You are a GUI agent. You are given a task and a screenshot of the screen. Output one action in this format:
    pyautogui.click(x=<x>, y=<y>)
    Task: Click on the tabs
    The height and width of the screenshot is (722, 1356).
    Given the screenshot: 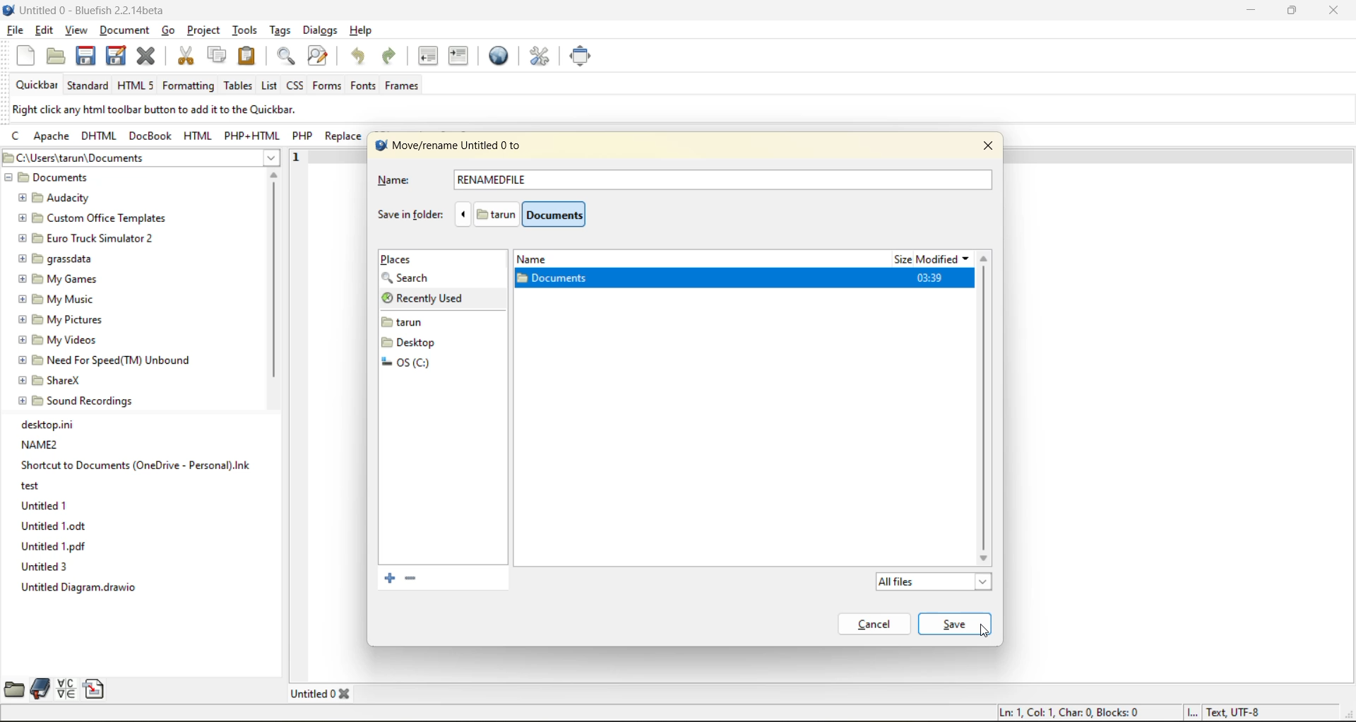 What is the action you would take?
    pyautogui.click(x=323, y=692)
    